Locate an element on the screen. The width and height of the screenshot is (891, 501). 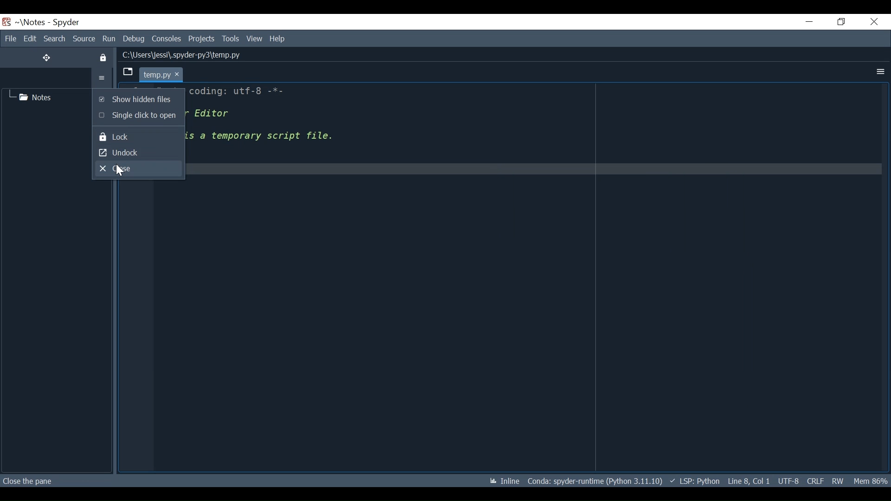
Mem 86% is located at coordinates (871, 482).